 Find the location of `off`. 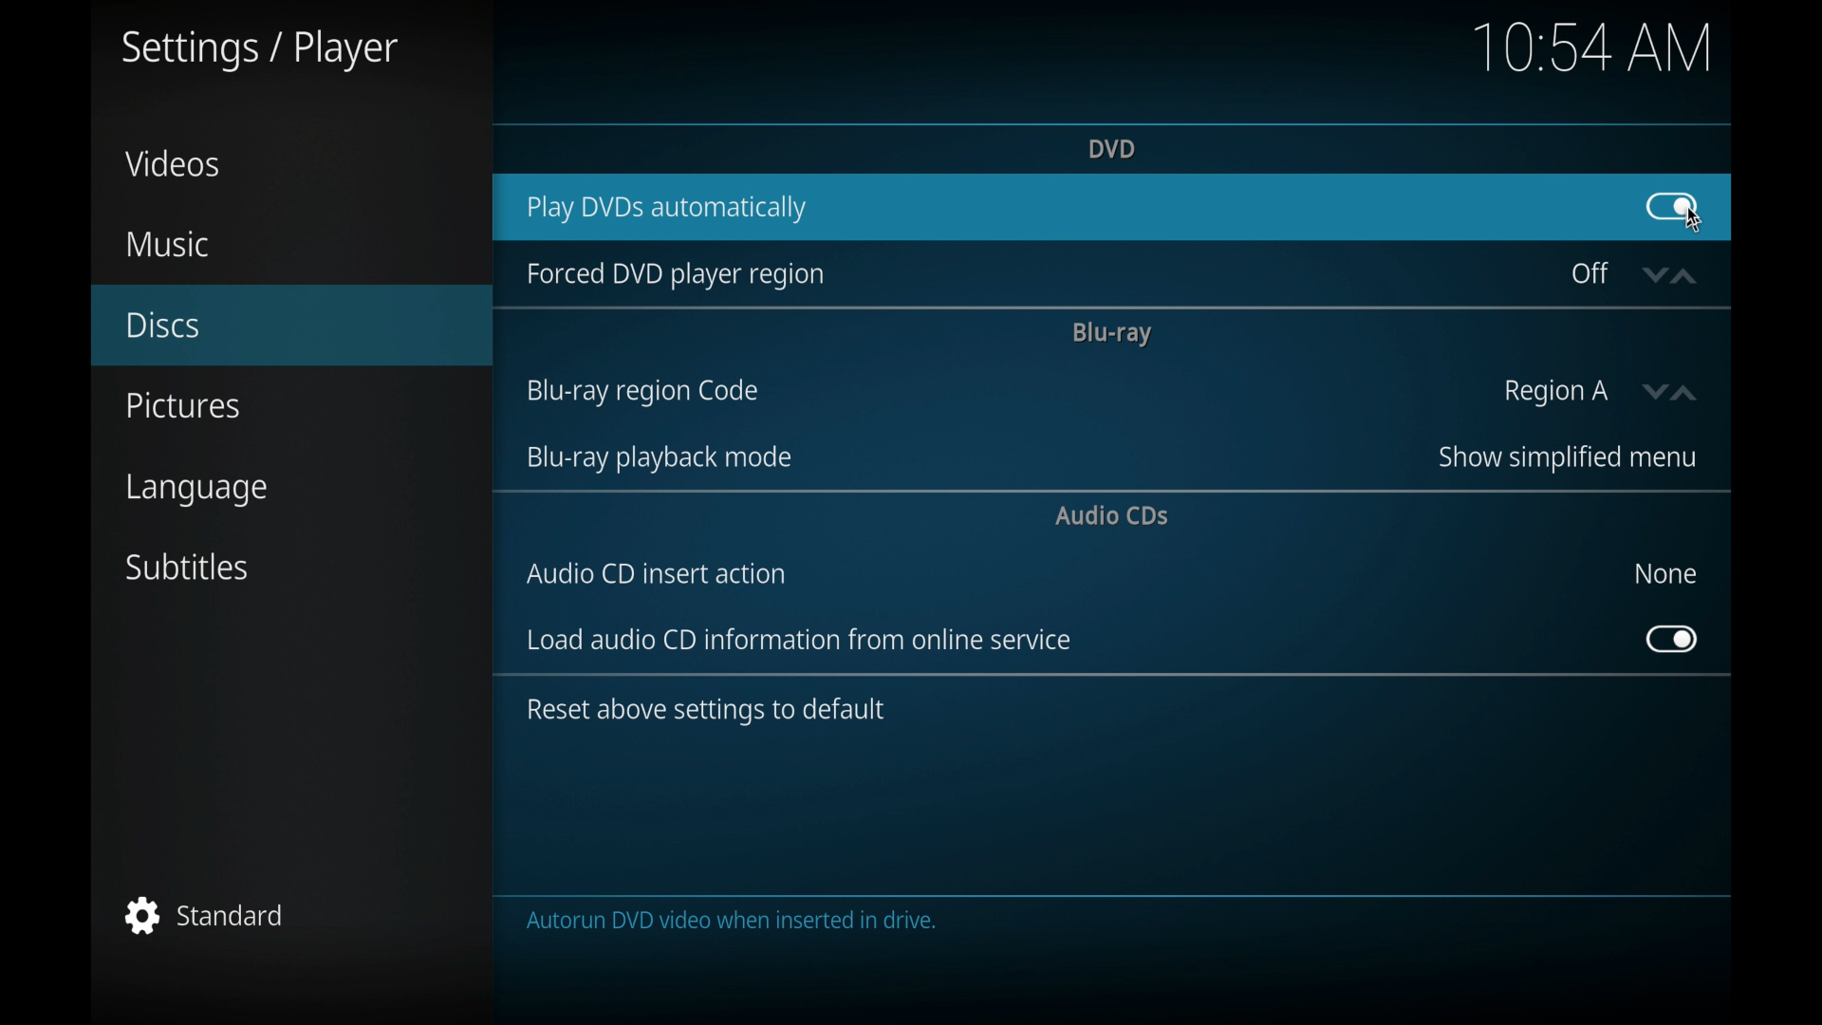

off is located at coordinates (1590, 273).